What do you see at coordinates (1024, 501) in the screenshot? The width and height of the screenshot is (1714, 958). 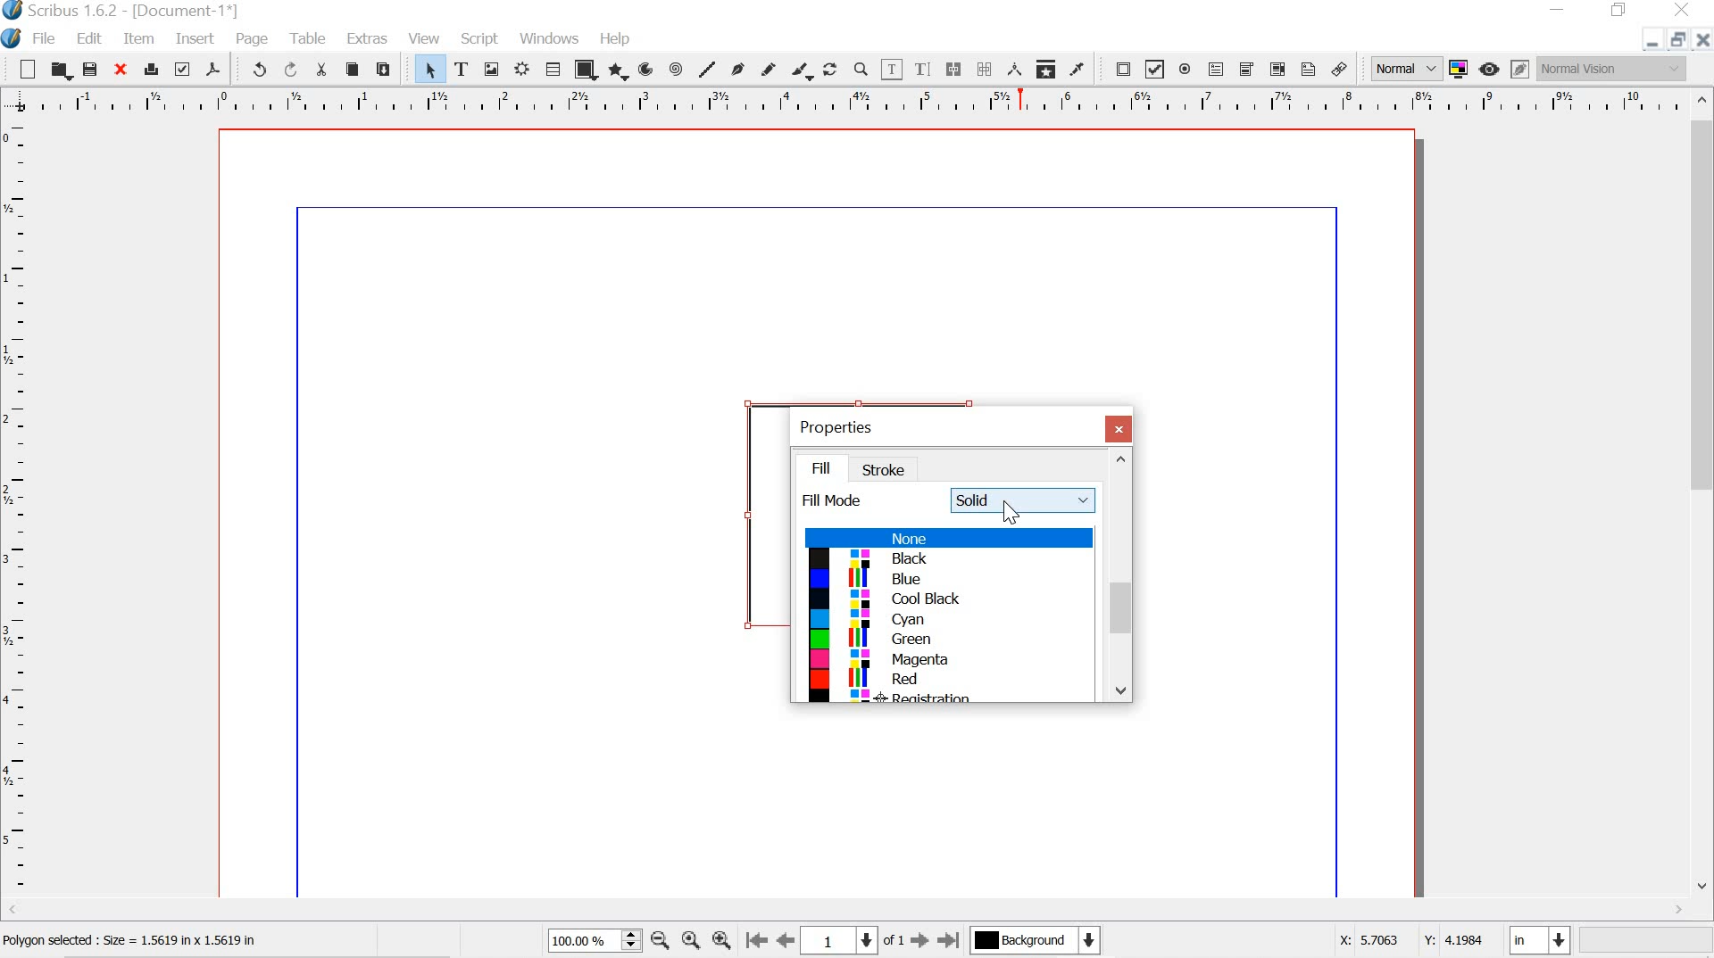 I see `solid` at bounding box center [1024, 501].